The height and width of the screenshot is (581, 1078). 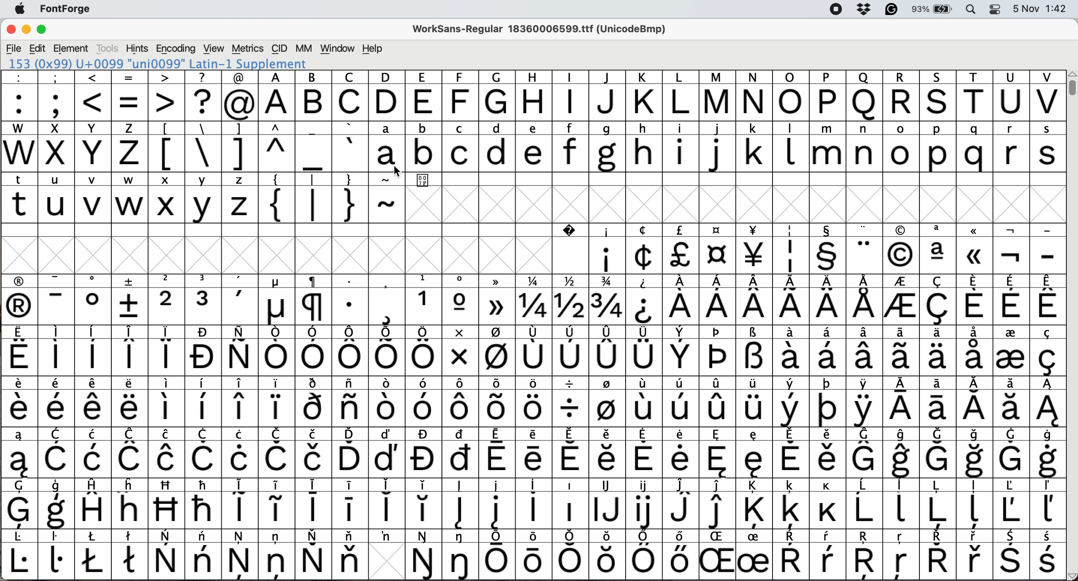 What do you see at coordinates (276, 350) in the screenshot?
I see `symbol` at bounding box center [276, 350].